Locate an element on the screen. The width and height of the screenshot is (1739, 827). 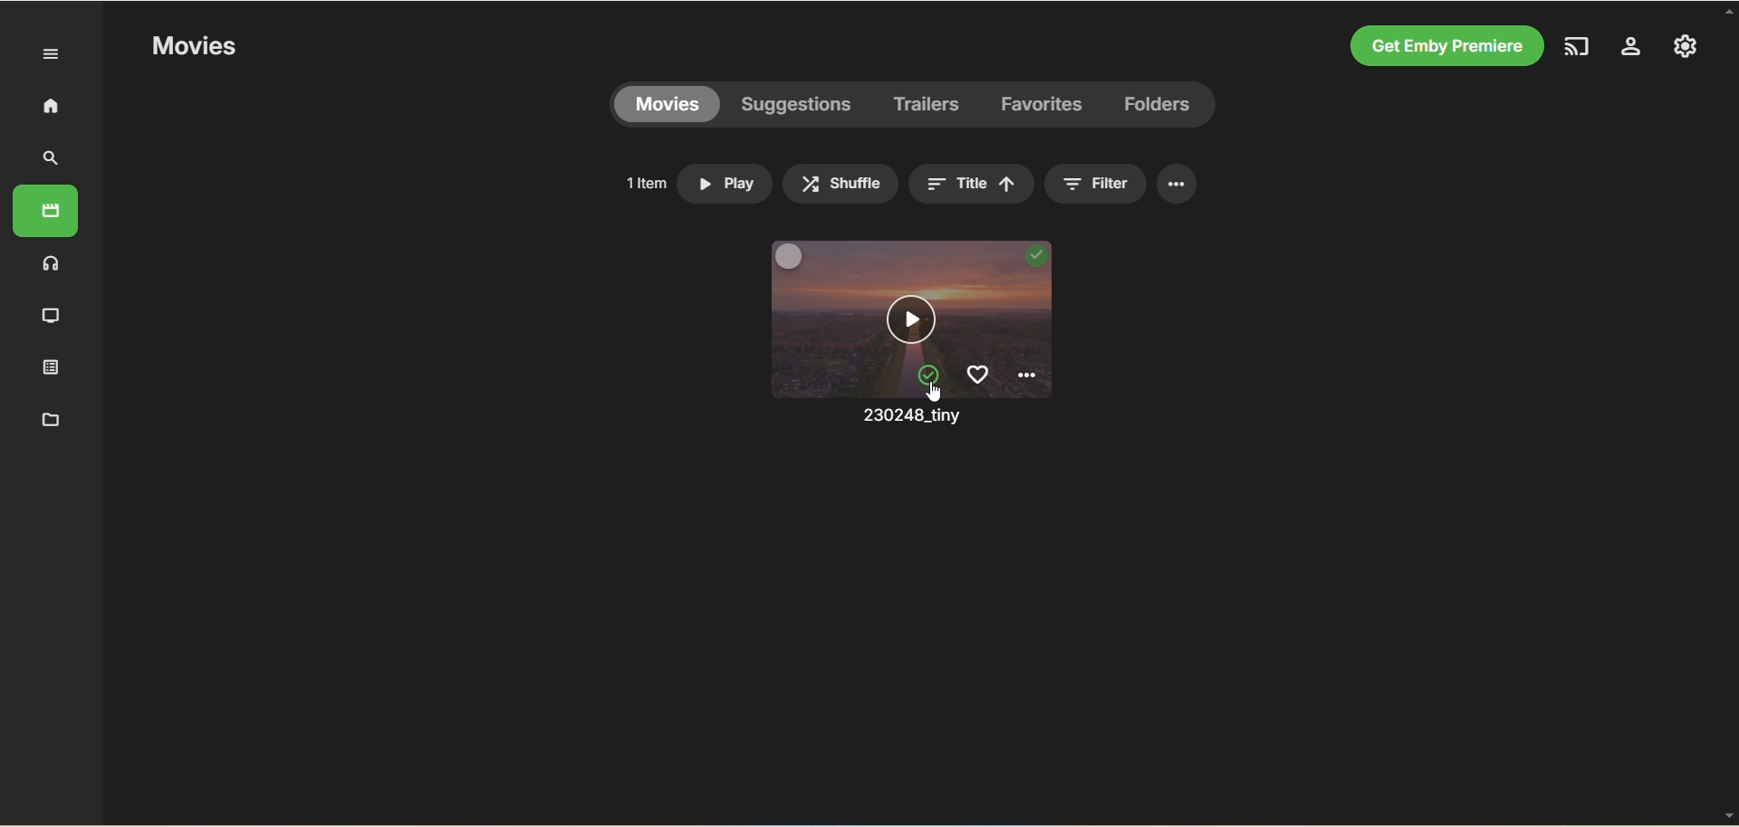
settings is located at coordinates (1686, 47).